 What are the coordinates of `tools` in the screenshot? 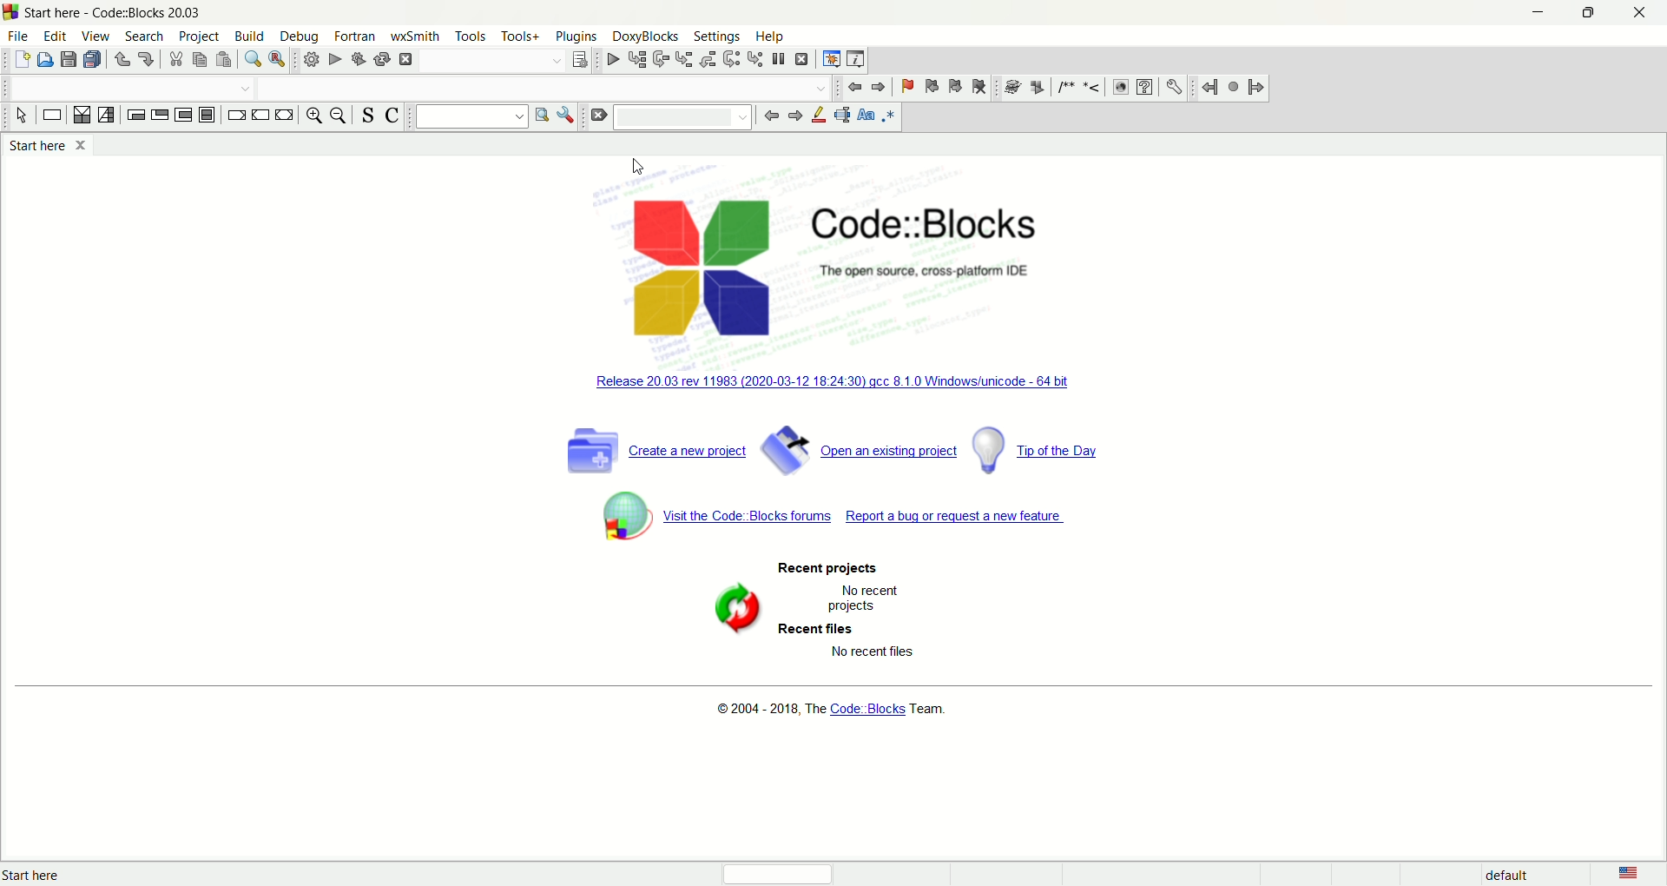 It's located at (520, 36).